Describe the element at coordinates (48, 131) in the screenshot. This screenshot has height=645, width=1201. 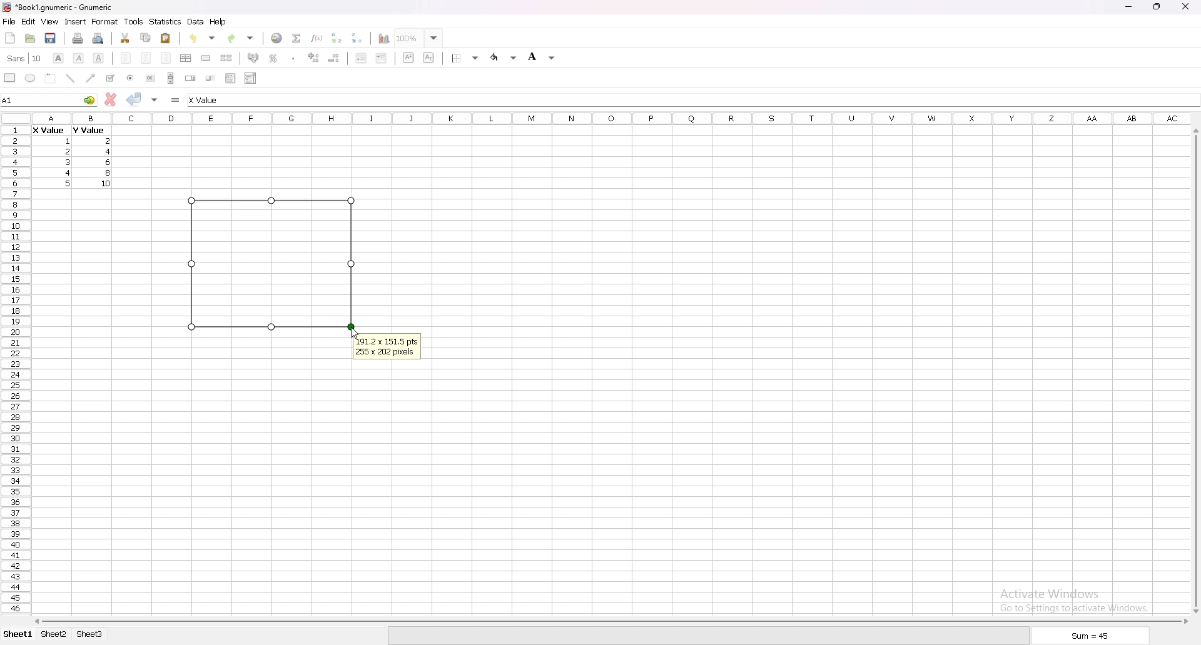
I see `value` at that location.